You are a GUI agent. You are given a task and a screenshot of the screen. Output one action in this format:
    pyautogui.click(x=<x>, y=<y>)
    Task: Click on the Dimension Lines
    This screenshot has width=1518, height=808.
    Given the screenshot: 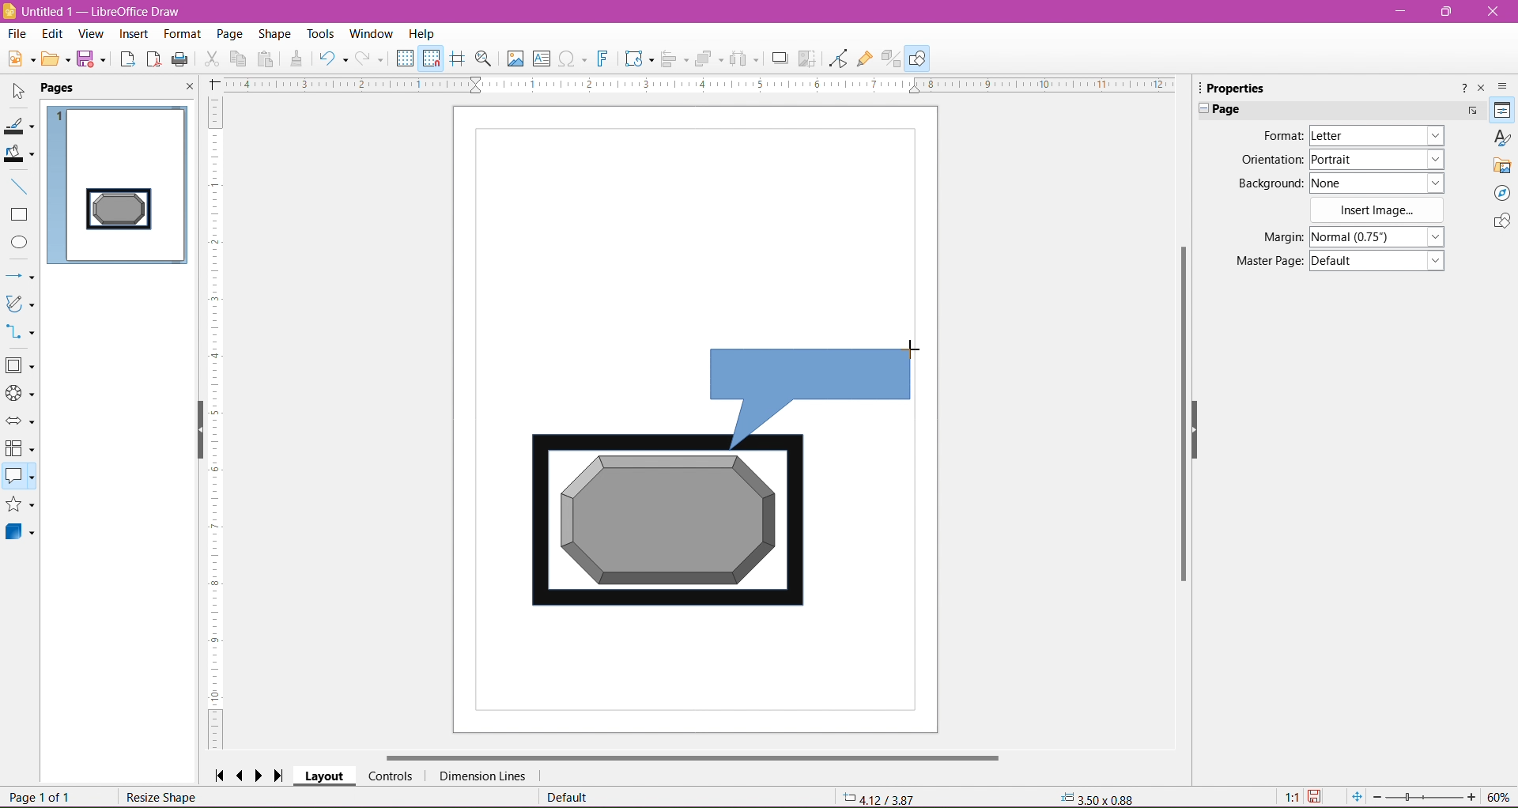 What is the action you would take?
    pyautogui.click(x=481, y=776)
    